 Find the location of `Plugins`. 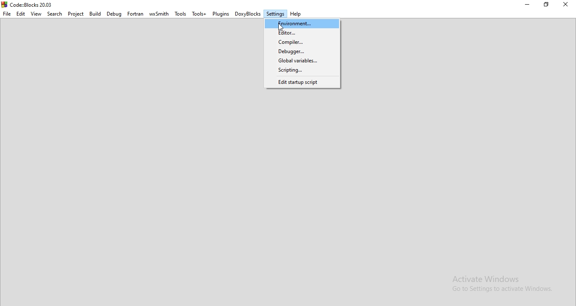

Plugins is located at coordinates (221, 14).